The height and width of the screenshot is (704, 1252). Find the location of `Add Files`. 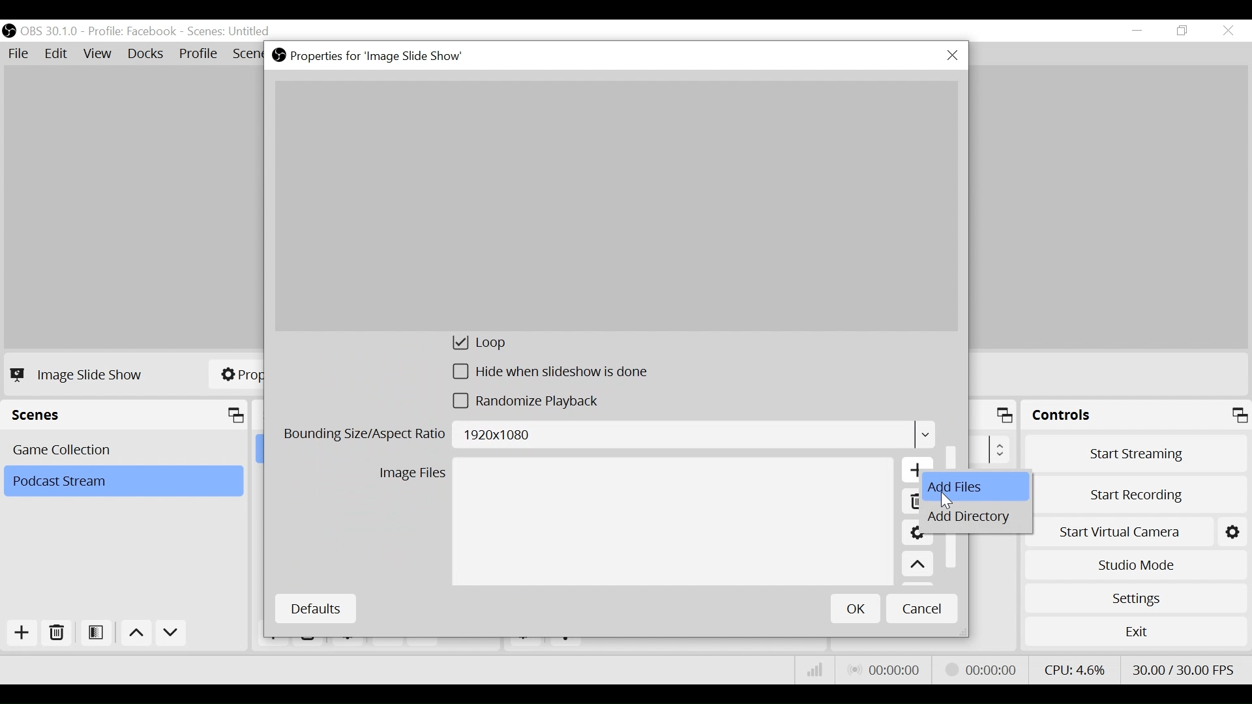

Add Files is located at coordinates (977, 488).